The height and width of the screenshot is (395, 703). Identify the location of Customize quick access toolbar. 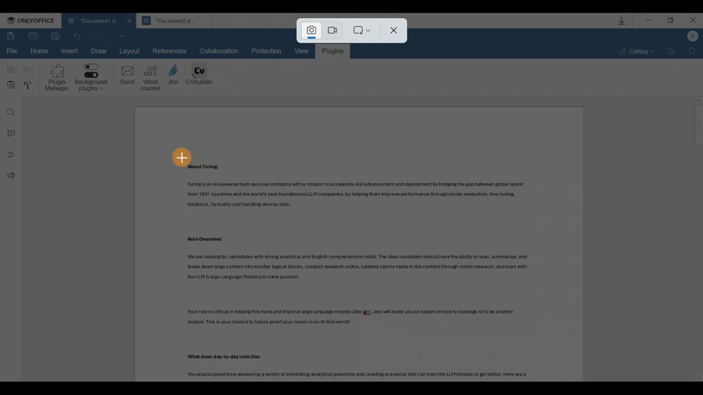
(121, 36).